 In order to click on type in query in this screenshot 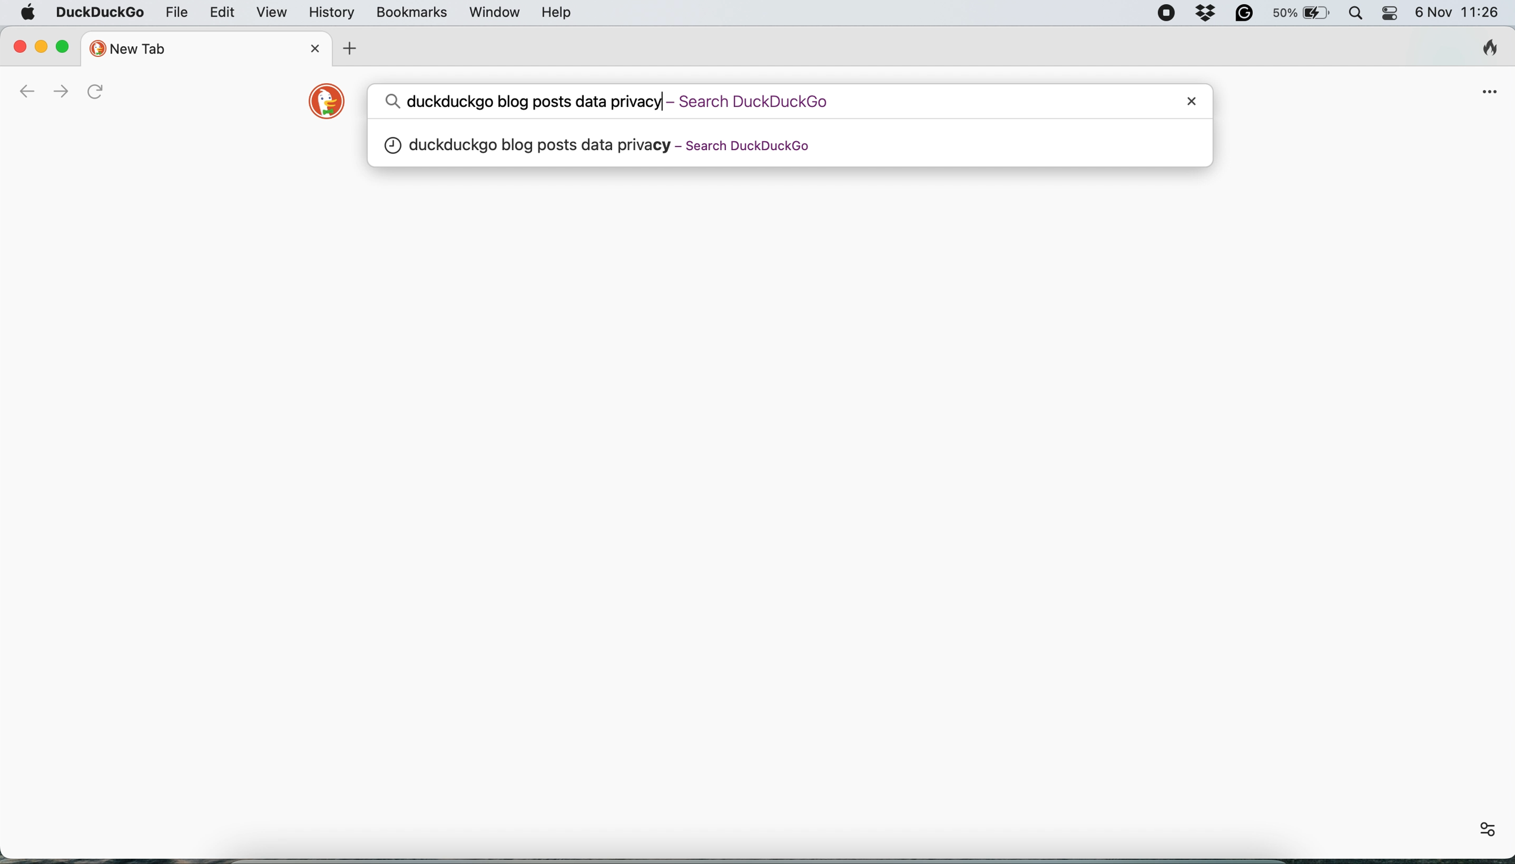, I will do `click(759, 99)`.